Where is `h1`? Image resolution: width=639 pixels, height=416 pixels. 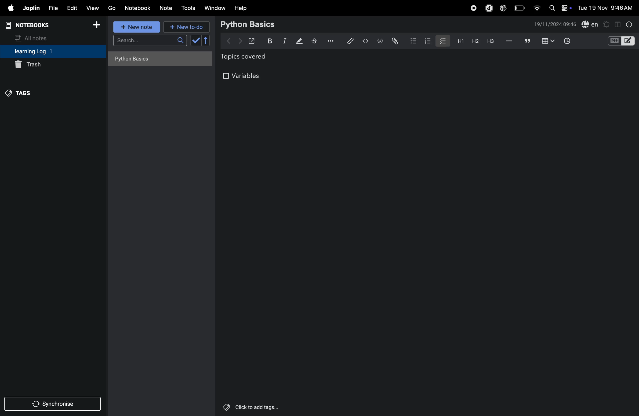
h1 is located at coordinates (459, 41).